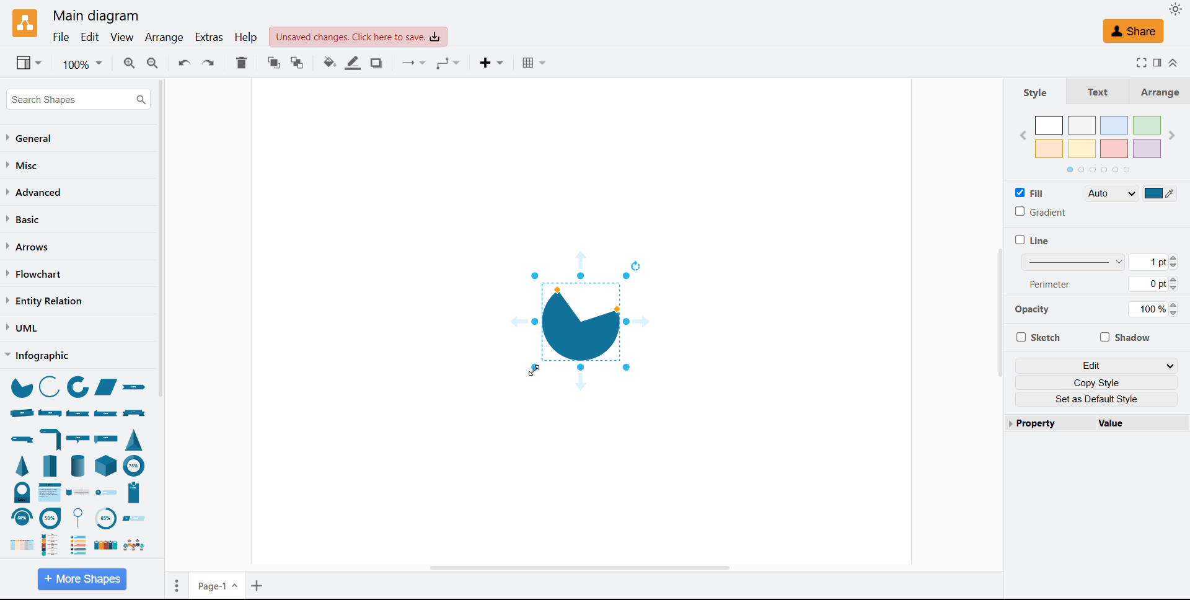 The image size is (1190, 600). Describe the element at coordinates (24, 465) in the screenshot. I see `pyramid` at that location.